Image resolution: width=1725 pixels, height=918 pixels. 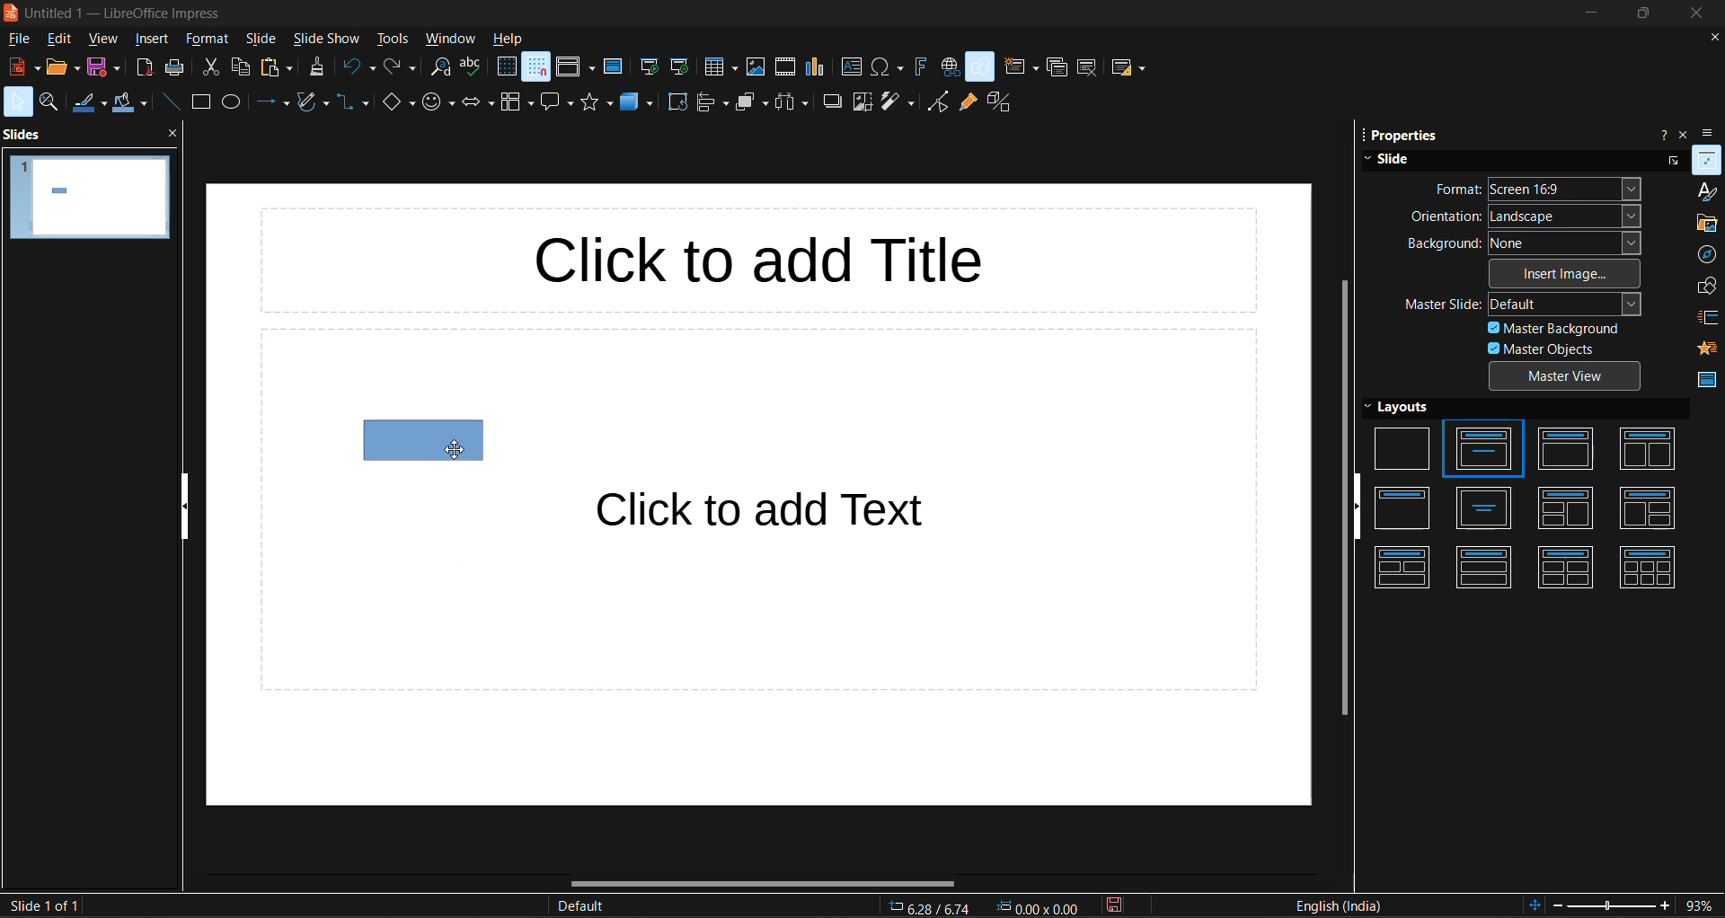 I want to click on fill color, so click(x=128, y=103).